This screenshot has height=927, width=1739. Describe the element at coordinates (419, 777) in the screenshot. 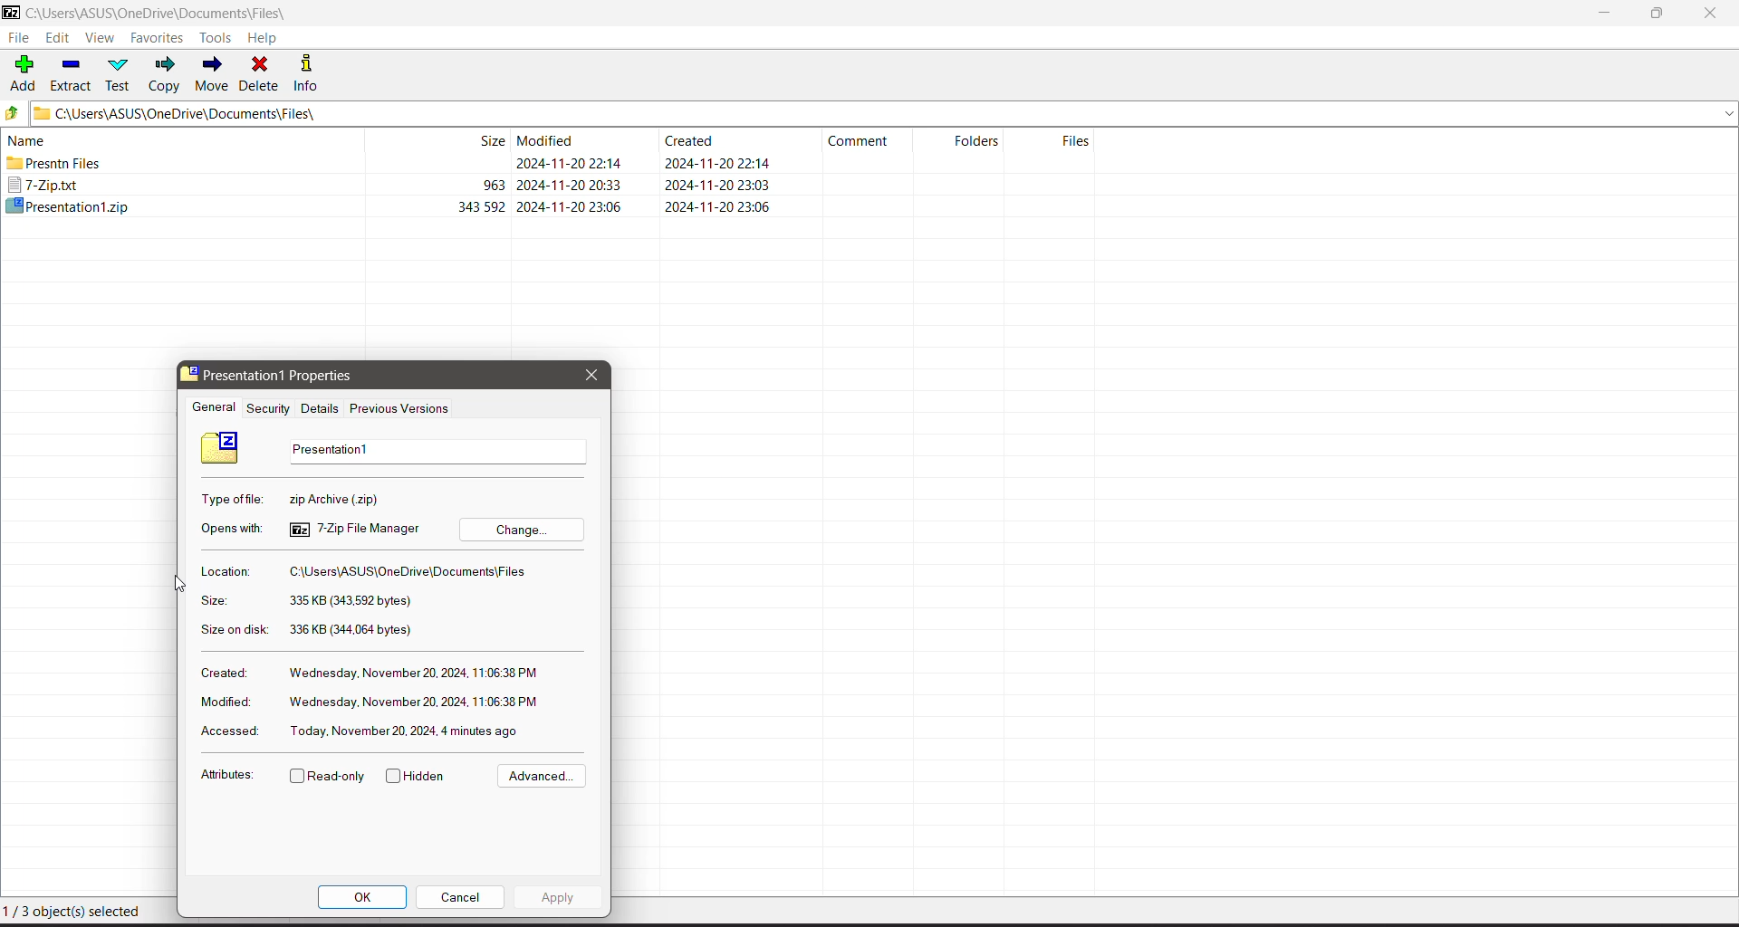

I see `Hidden- click to enable/disable` at that location.